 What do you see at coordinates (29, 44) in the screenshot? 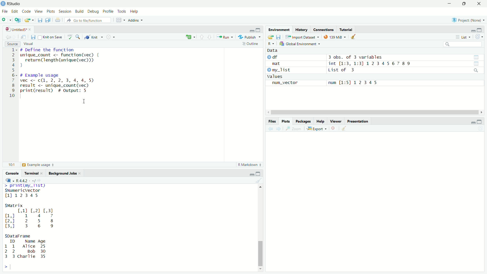
I see `Visual` at bounding box center [29, 44].